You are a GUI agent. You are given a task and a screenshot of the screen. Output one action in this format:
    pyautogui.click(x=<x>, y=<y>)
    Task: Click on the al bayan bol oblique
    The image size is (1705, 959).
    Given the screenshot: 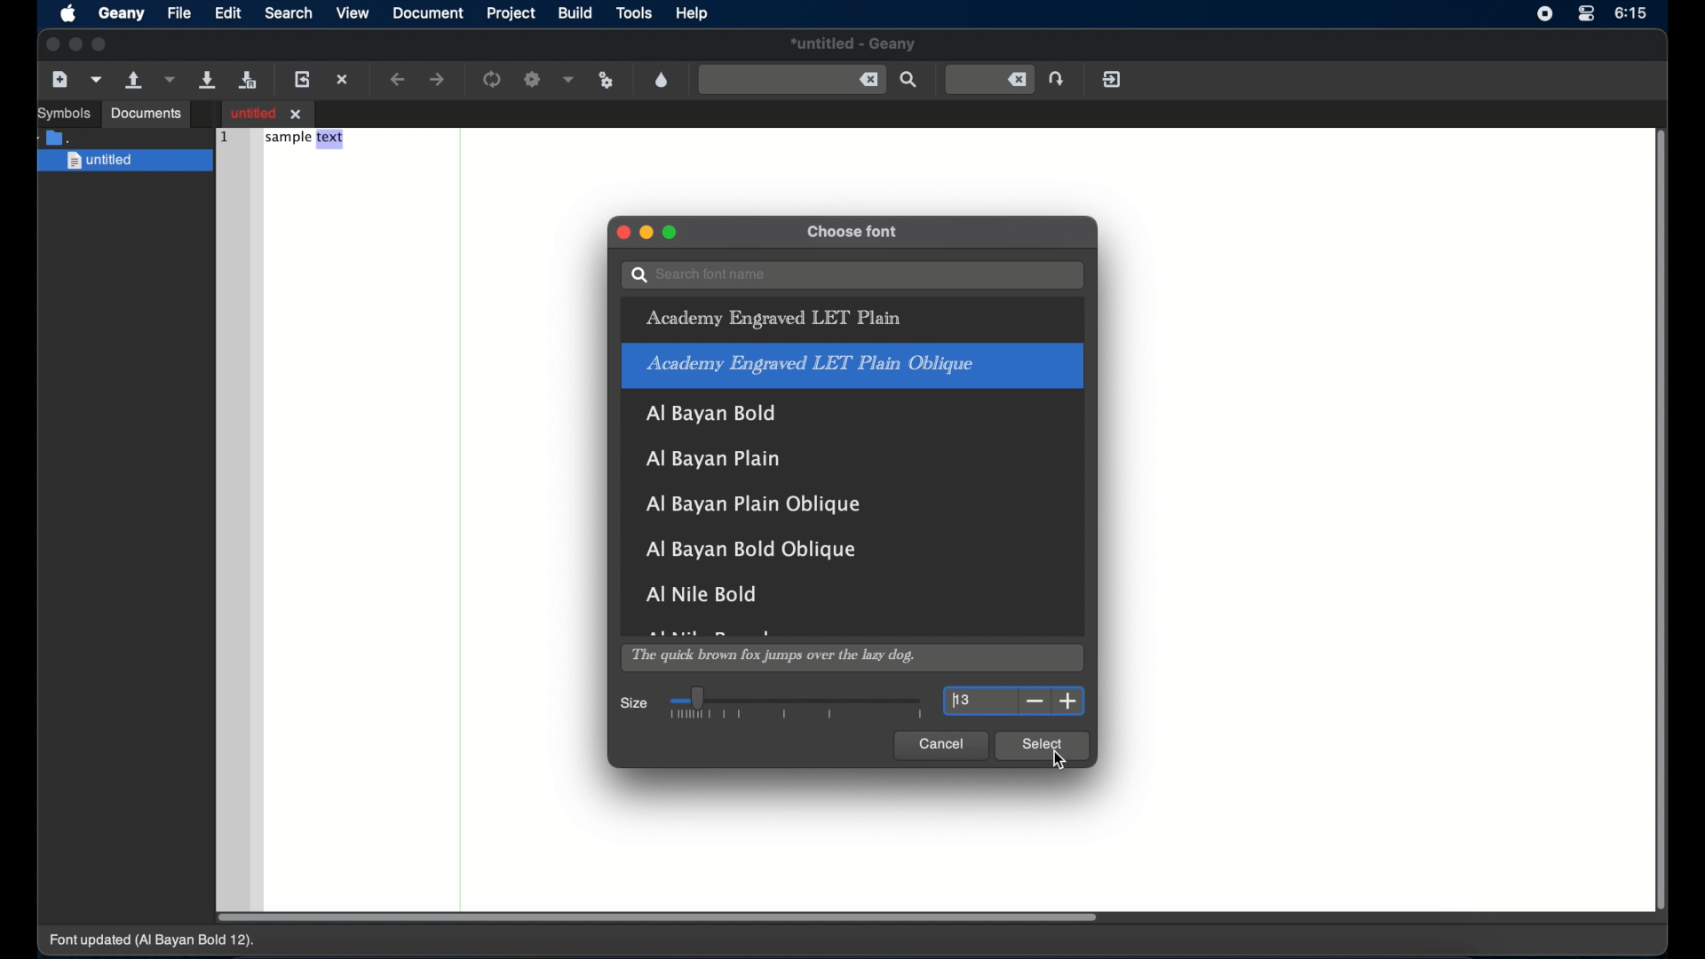 What is the action you would take?
    pyautogui.click(x=748, y=550)
    